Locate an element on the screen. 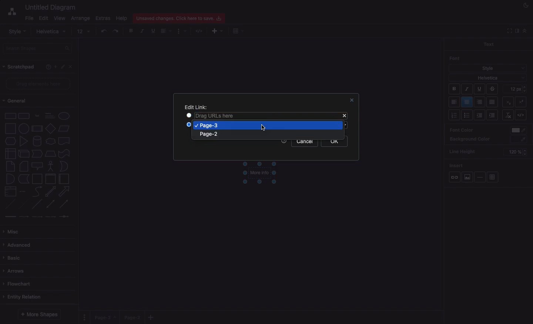  Extras is located at coordinates (103, 18).